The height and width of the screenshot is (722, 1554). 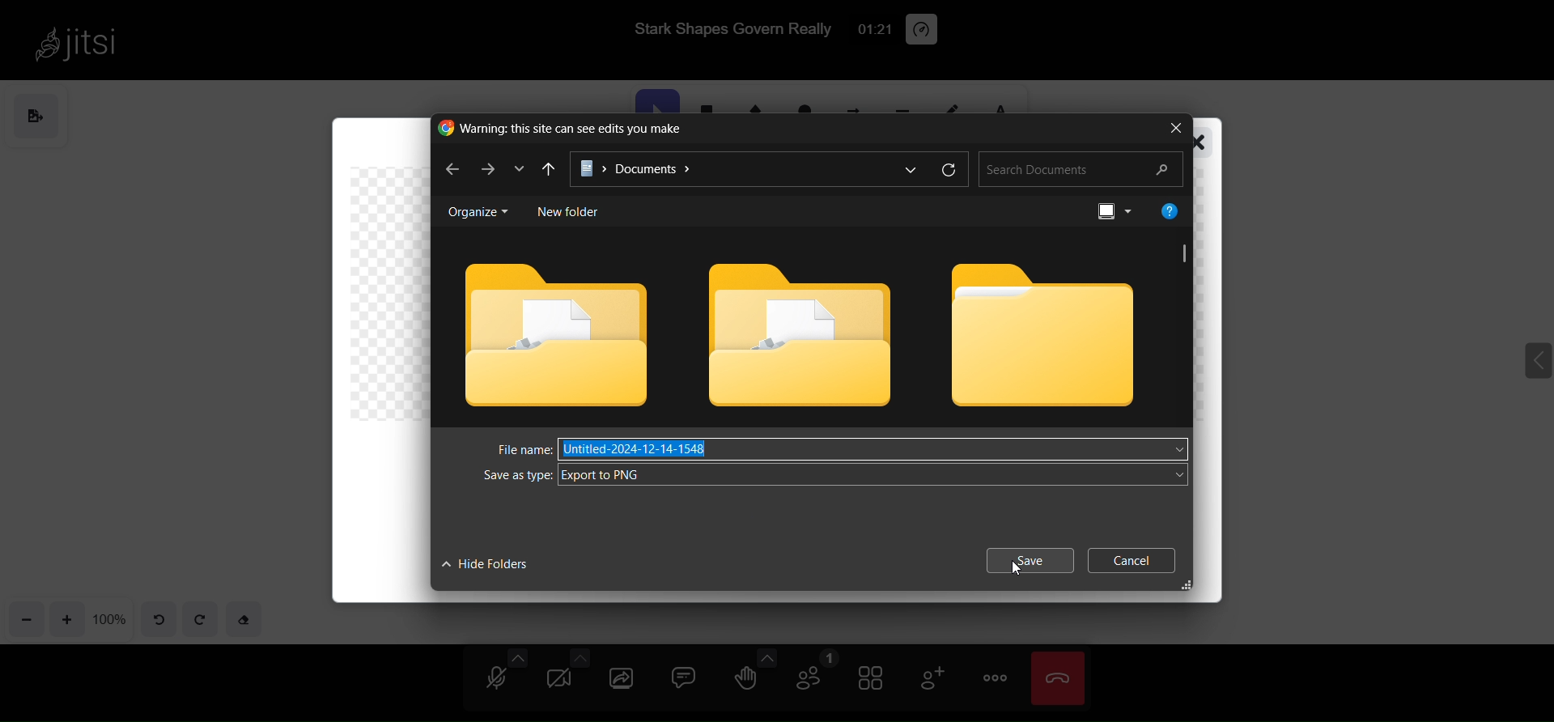 What do you see at coordinates (1082, 170) in the screenshot?
I see `search` at bounding box center [1082, 170].